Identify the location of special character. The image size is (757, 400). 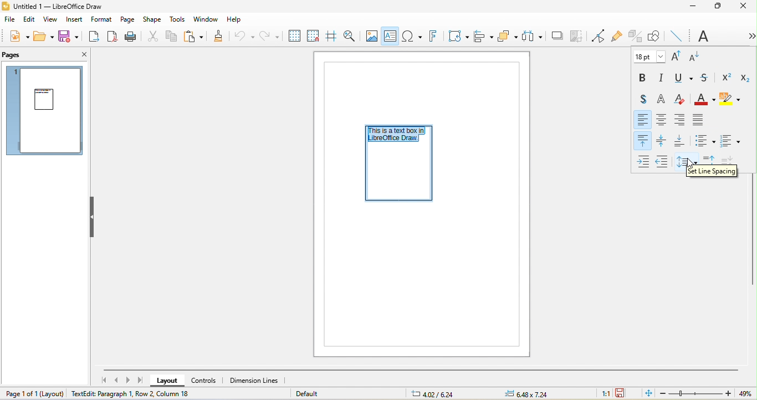
(413, 37).